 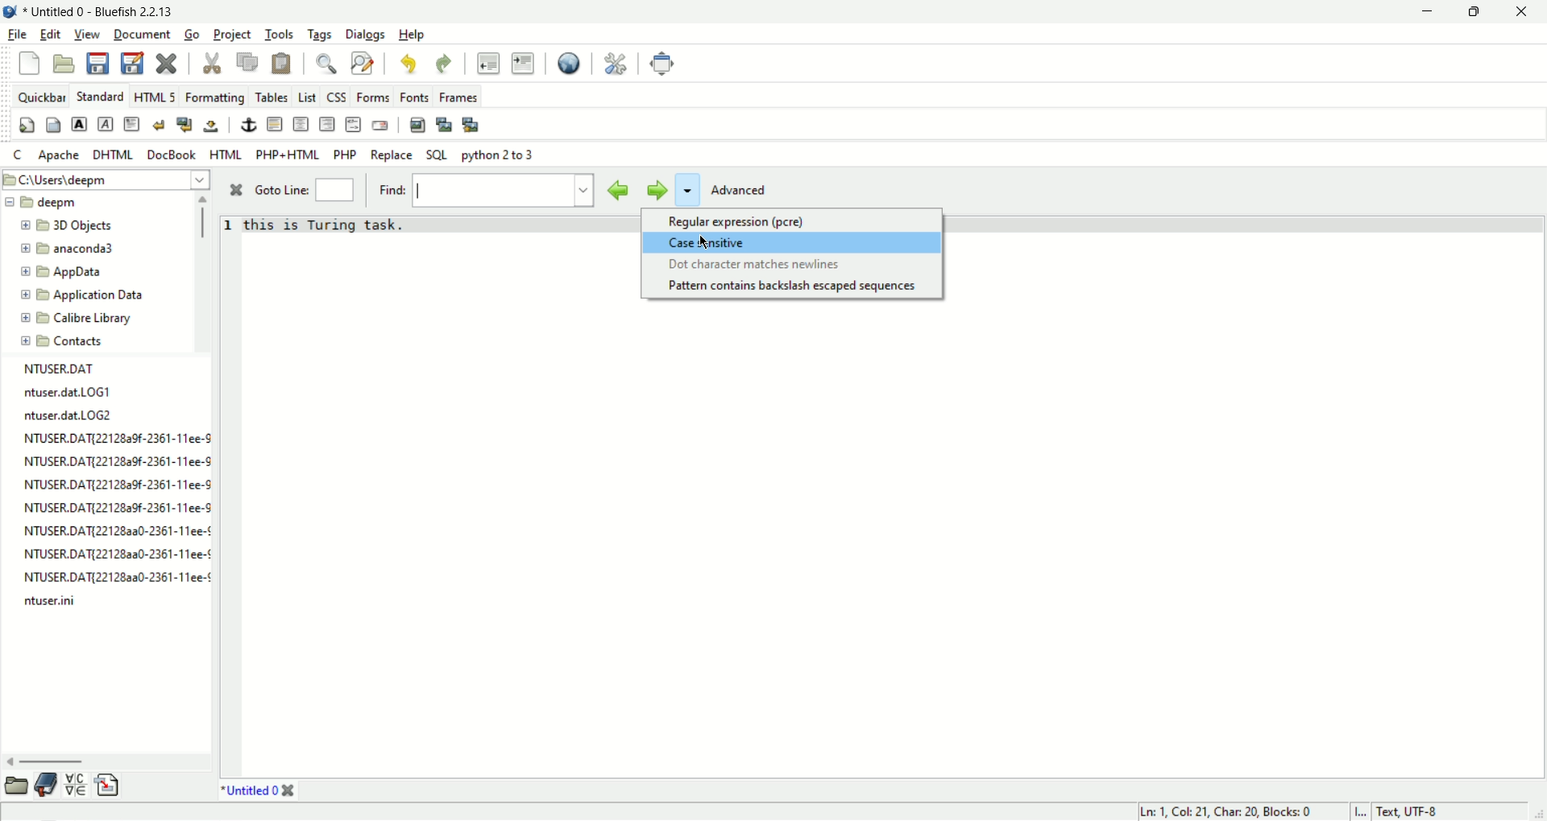 I want to click on file browser, so click(x=15, y=784).